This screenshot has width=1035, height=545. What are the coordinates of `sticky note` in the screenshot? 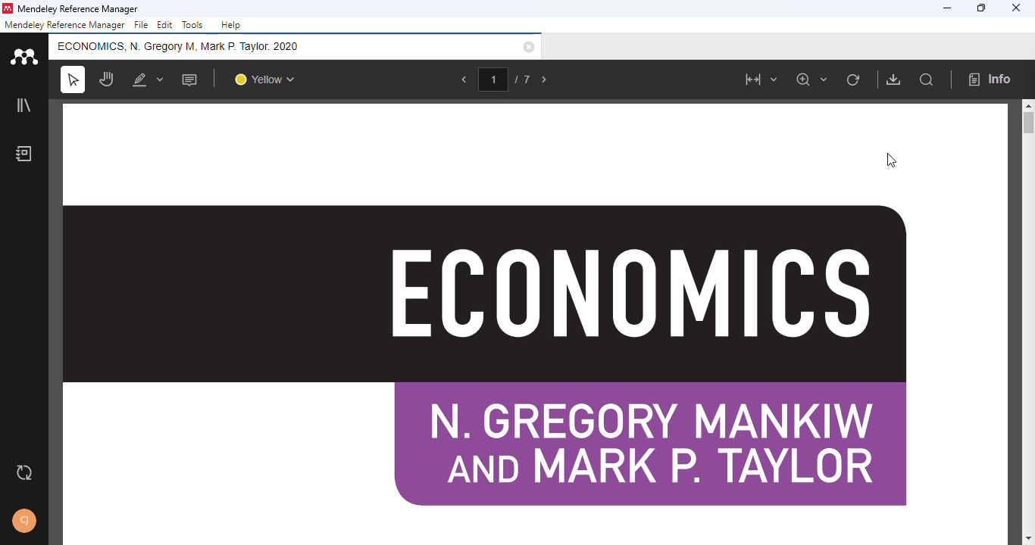 It's located at (190, 79).